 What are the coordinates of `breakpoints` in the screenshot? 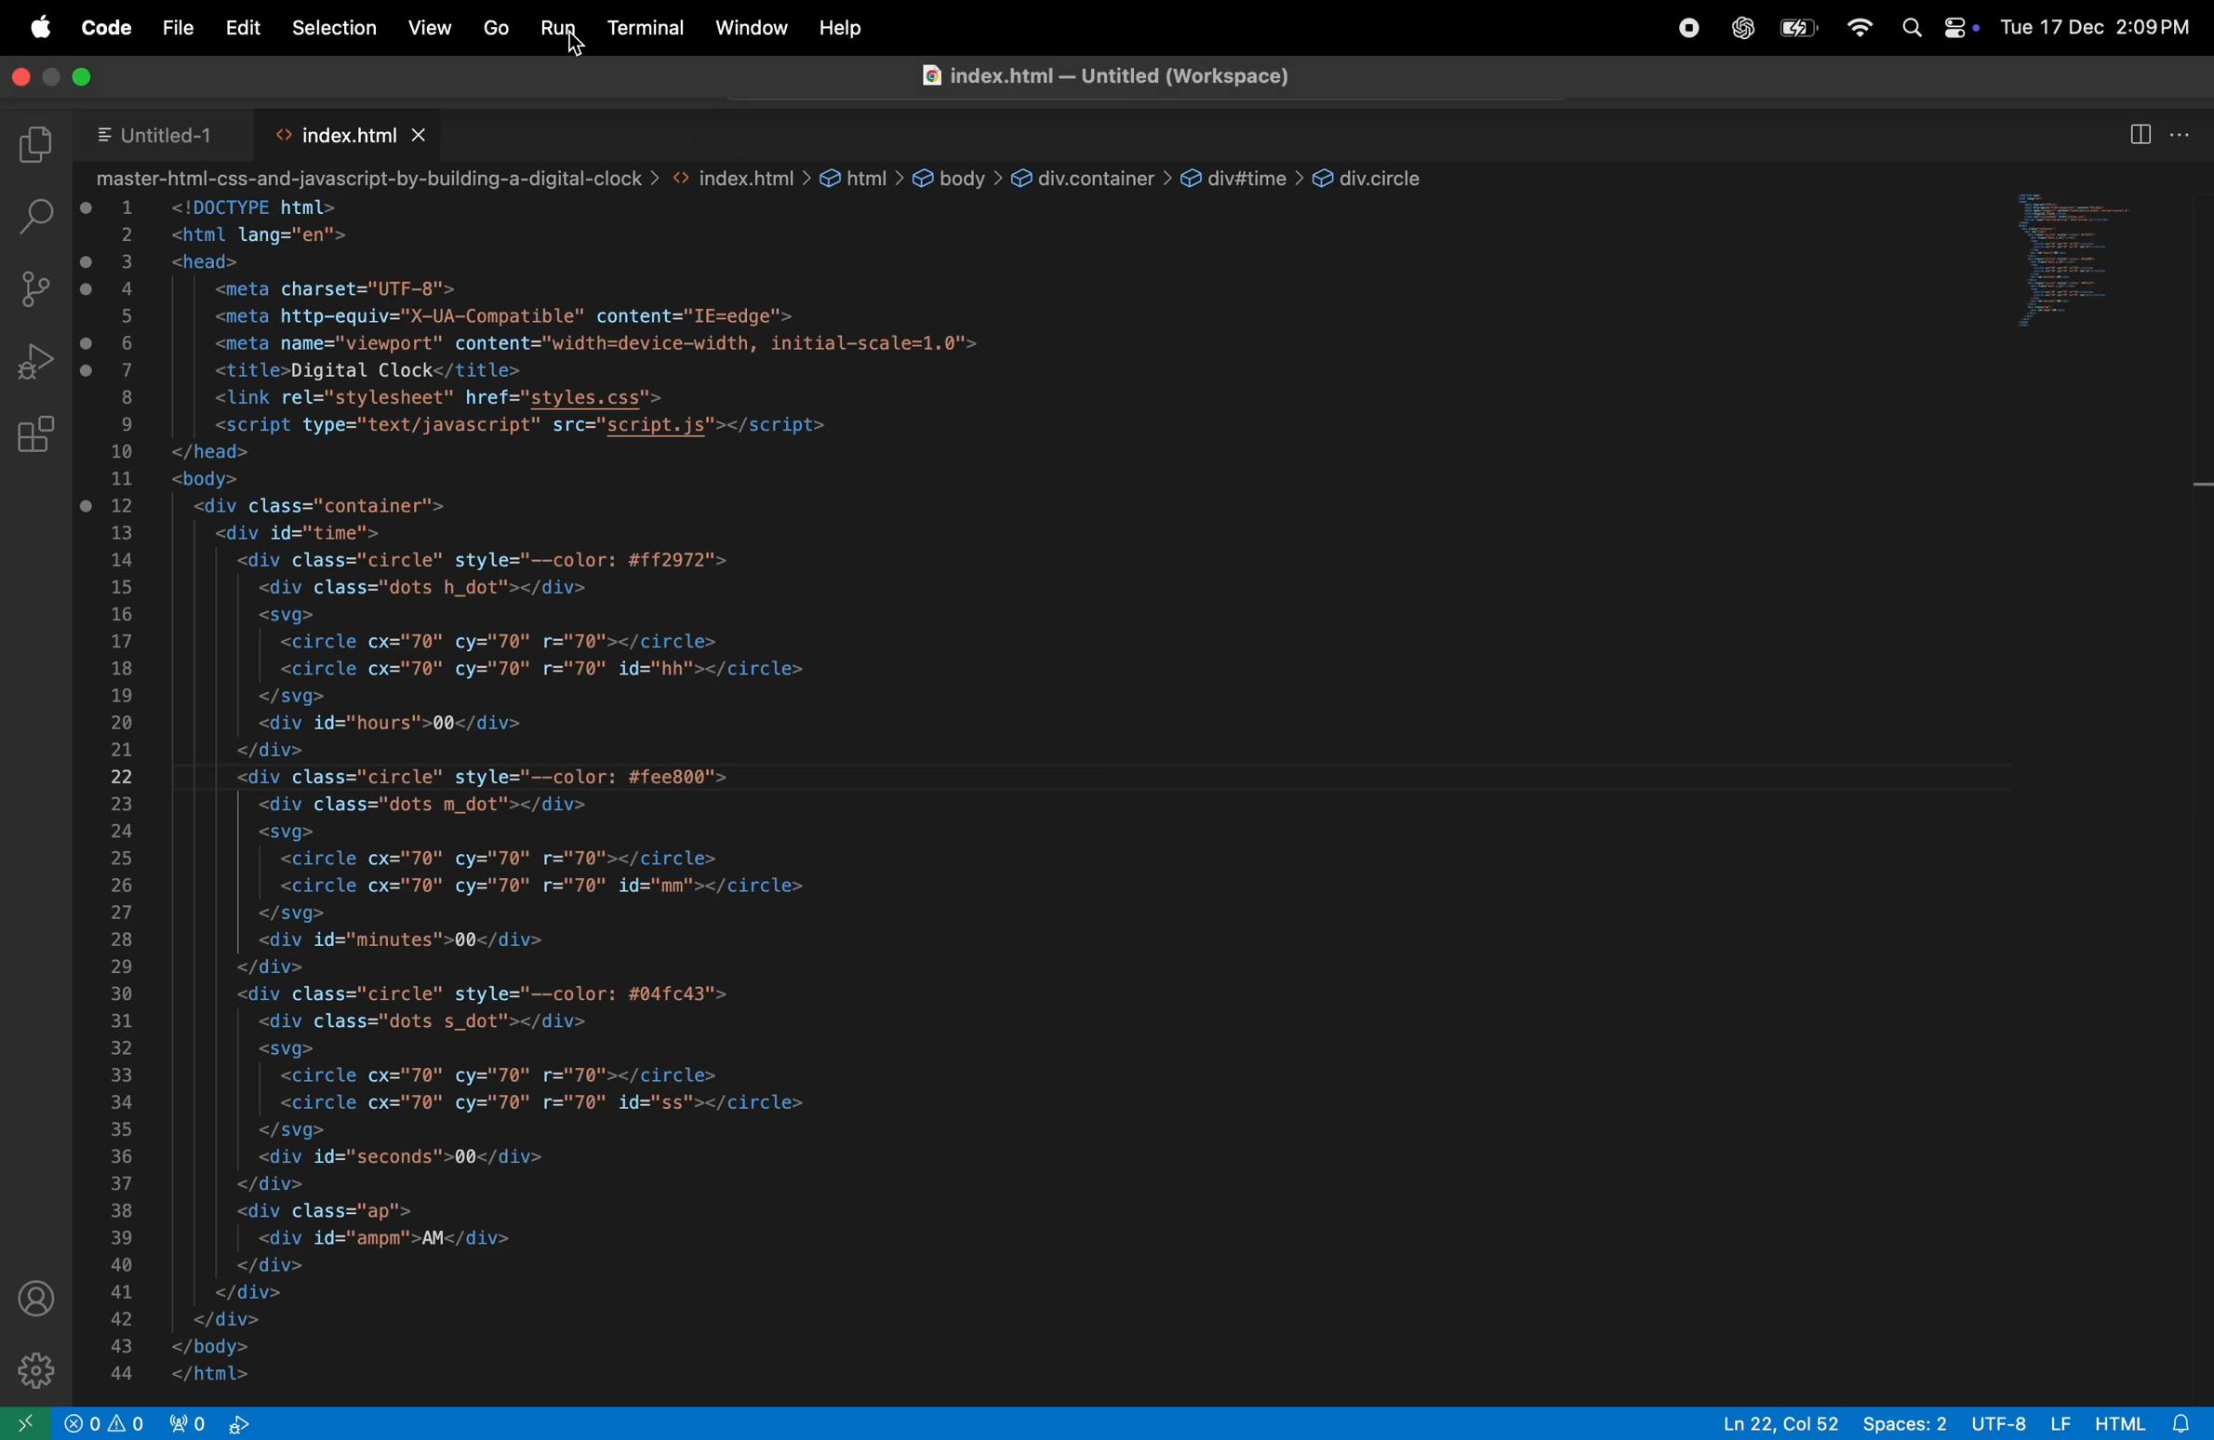 It's located at (87, 358).